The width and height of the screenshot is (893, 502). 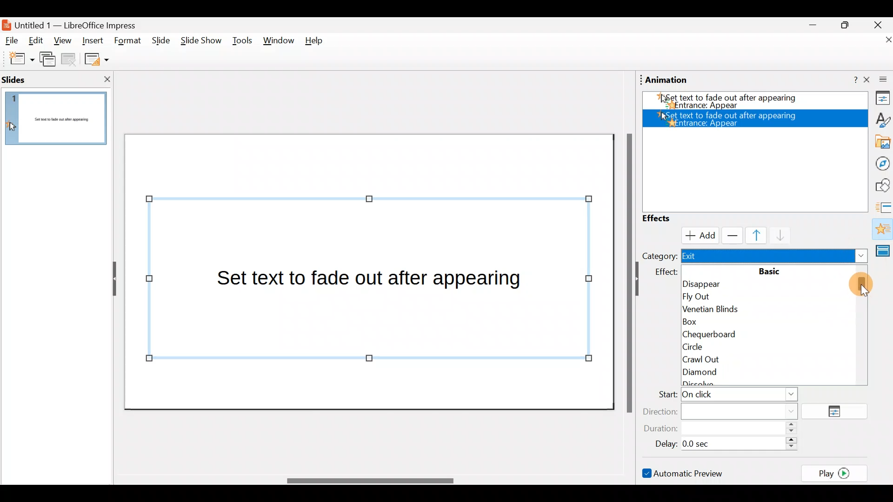 What do you see at coordinates (49, 61) in the screenshot?
I see `Duplicate slide` at bounding box center [49, 61].